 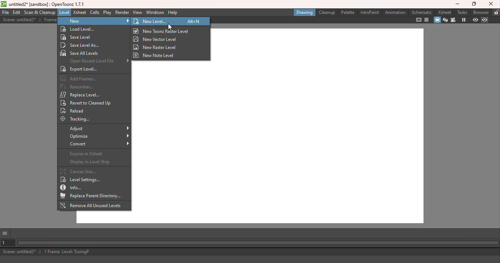 I want to click on Sub-camera preview, so click(x=485, y=20).